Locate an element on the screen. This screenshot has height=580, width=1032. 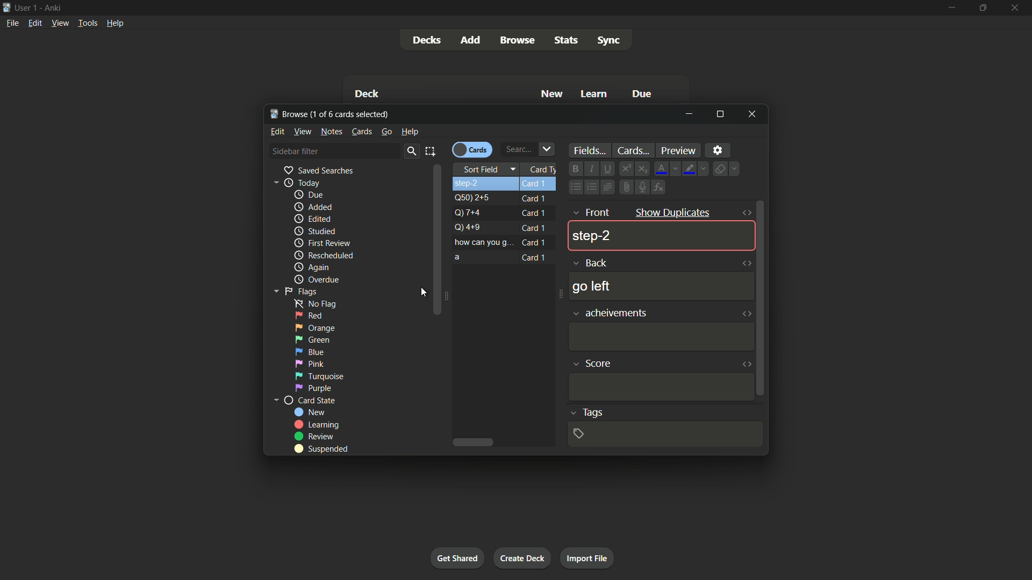
Edit menu is located at coordinates (34, 24).